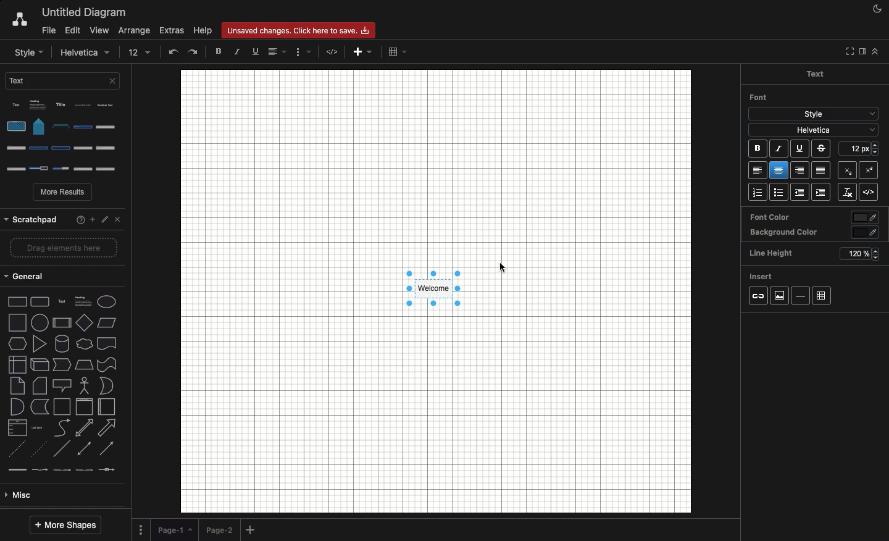 The width and height of the screenshot is (889, 541). Describe the element at coordinates (62, 216) in the screenshot. I see `` at that location.